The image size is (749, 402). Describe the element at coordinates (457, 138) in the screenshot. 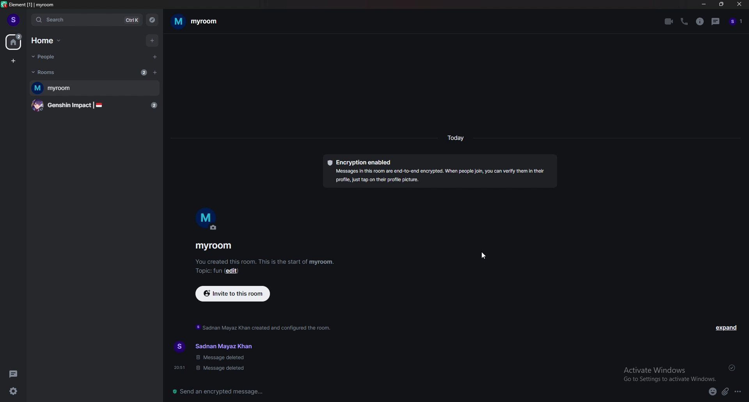

I see `today` at that location.